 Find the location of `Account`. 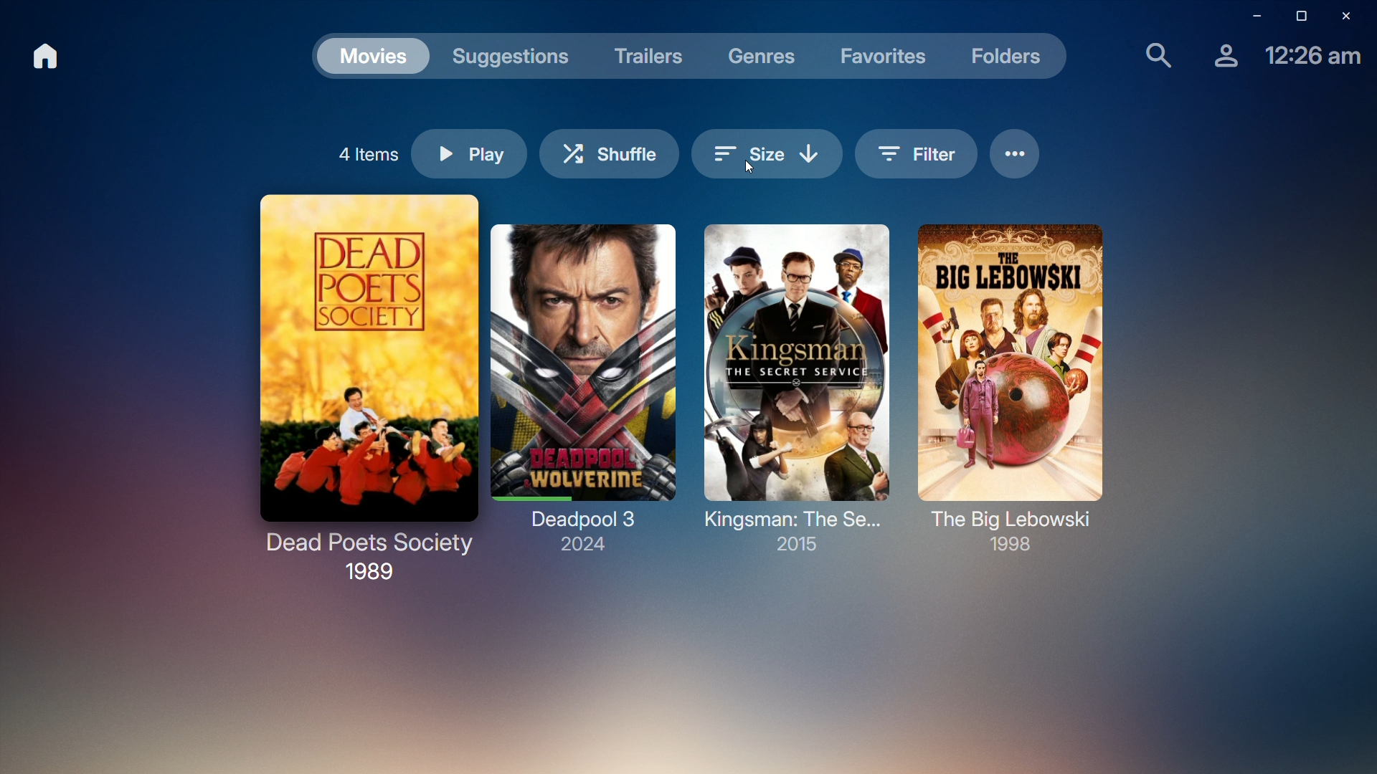

Account is located at coordinates (1219, 61).